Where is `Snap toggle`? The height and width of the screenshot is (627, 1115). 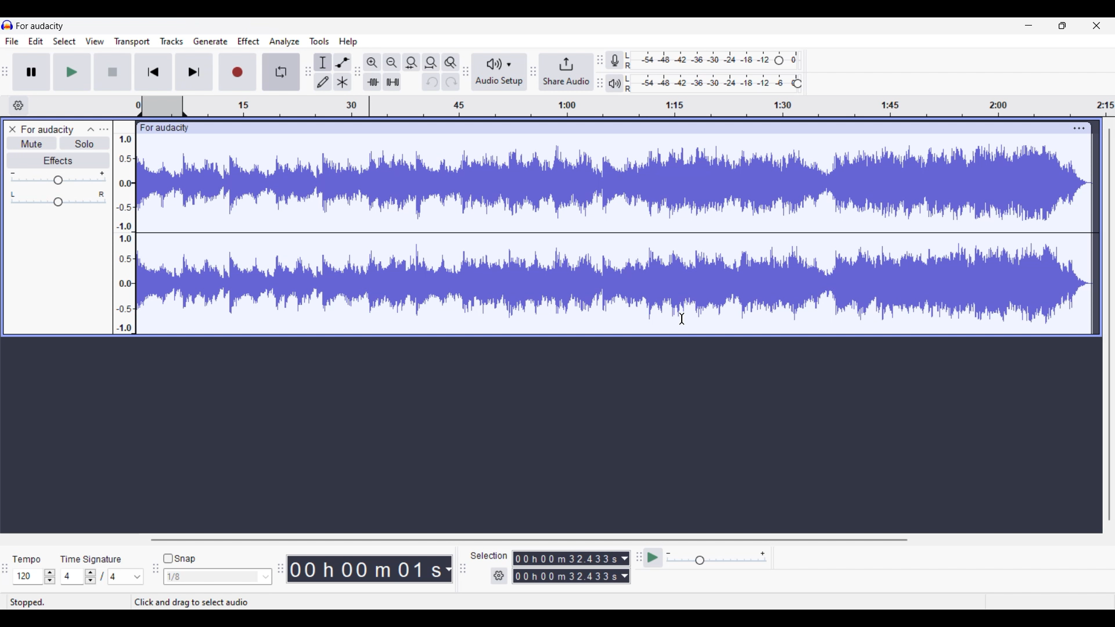
Snap toggle is located at coordinates (180, 558).